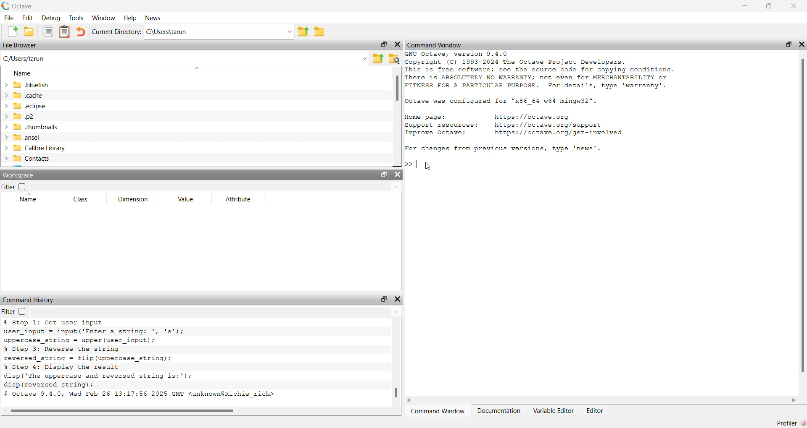 This screenshot has height=428, width=807. I want to click on configuration of octave, so click(501, 102).